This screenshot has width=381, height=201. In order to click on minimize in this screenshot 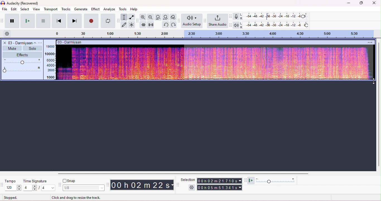, I will do `click(348, 4)`.